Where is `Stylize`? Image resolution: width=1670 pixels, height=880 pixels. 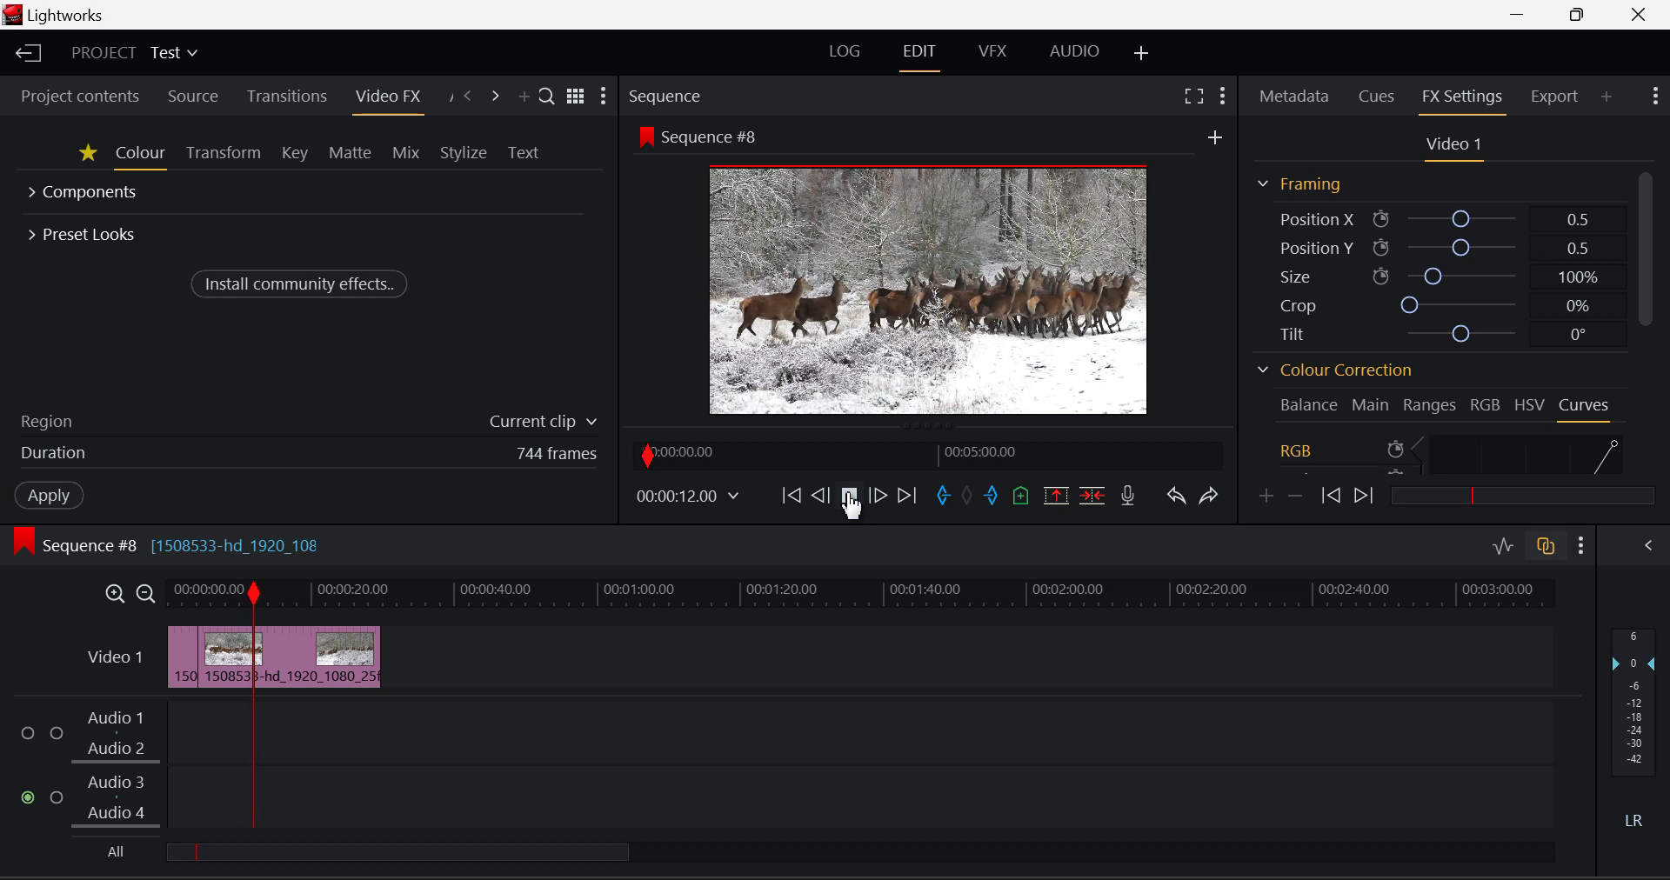 Stylize is located at coordinates (463, 151).